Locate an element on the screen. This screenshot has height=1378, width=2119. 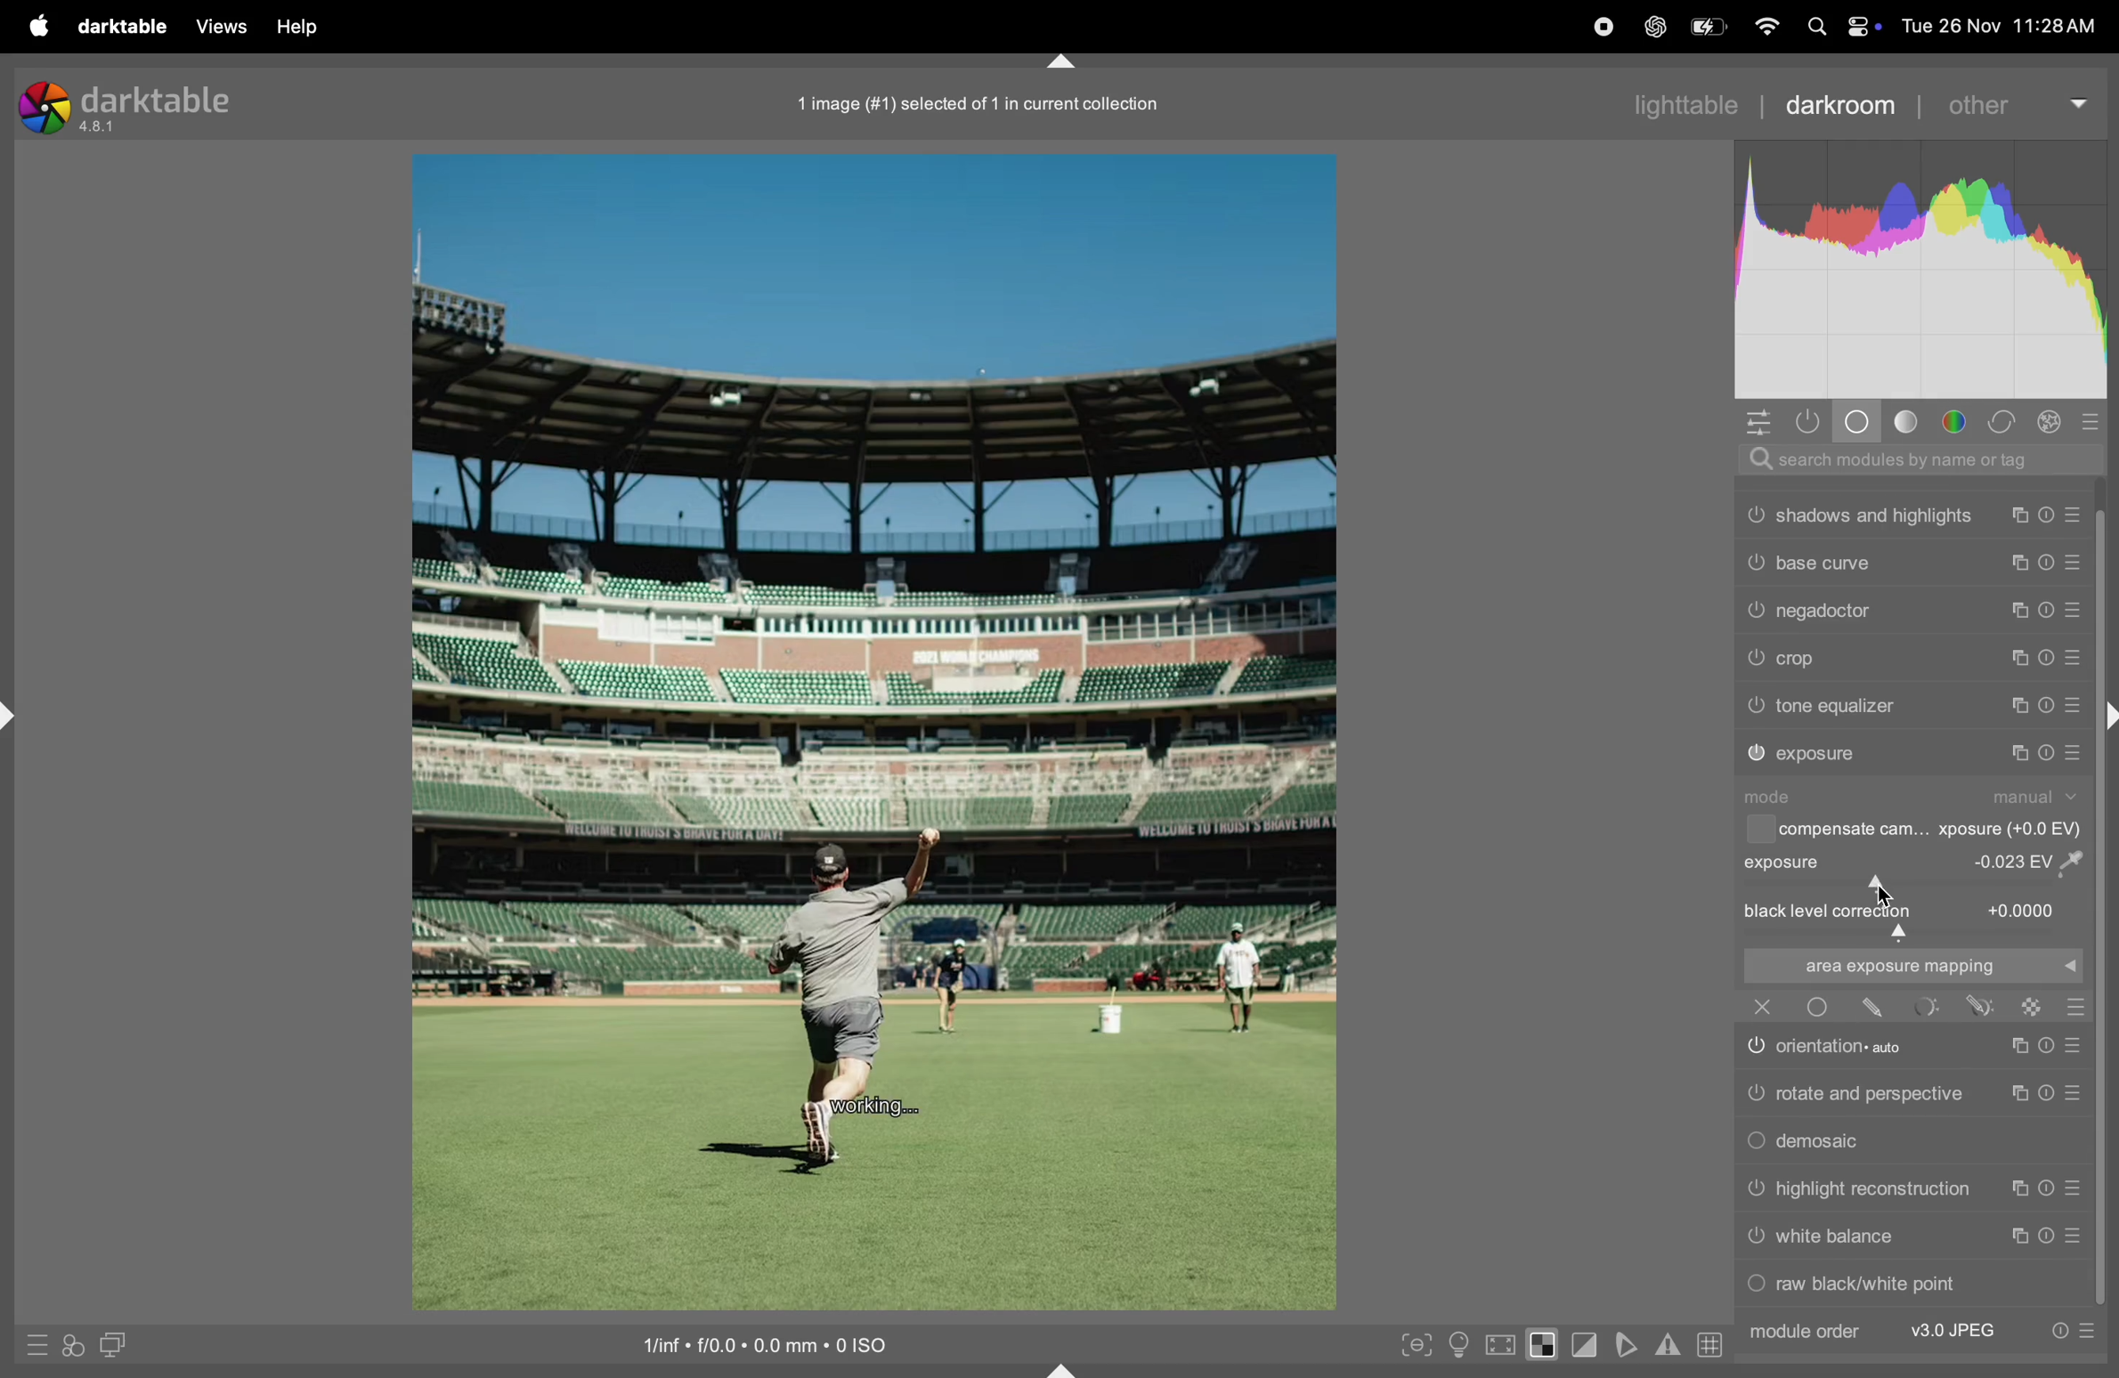
orientation is located at coordinates (1855, 1045).